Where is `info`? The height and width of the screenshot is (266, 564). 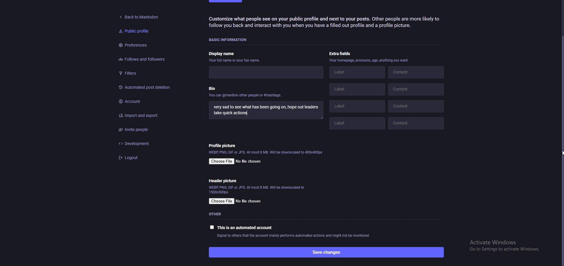
info is located at coordinates (256, 190).